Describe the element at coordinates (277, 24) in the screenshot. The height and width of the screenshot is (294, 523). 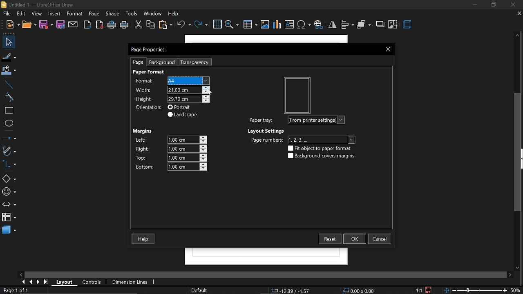
I see `insert chart` at that location.